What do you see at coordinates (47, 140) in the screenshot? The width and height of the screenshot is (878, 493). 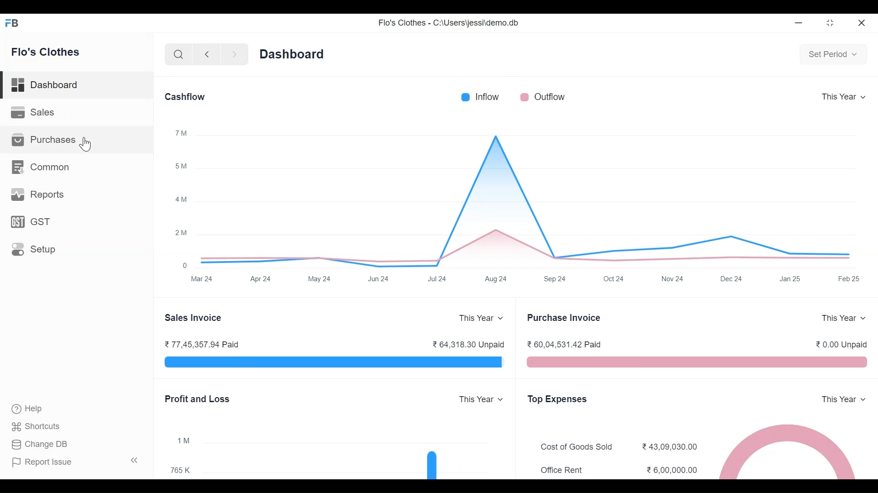 I see `Purchases` at bounding box center [47, 140].